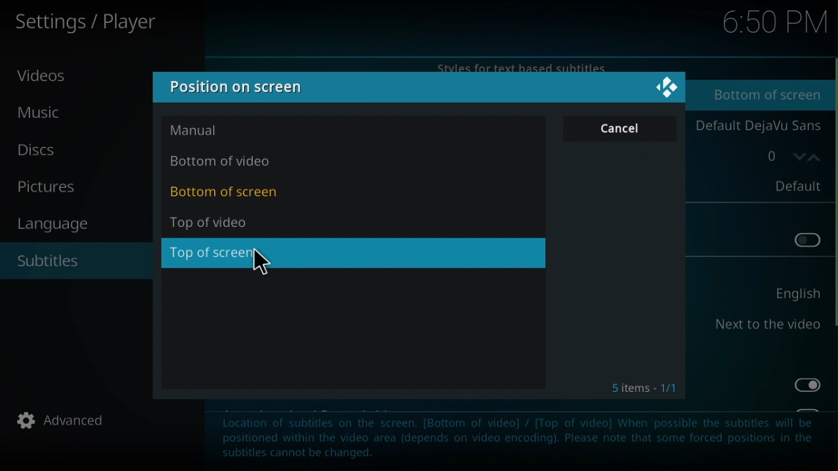  What do you see at coordinates (756, 127) in the screenshot?
I see `Default DejaVu Sans` at bounding box center [756, 127].